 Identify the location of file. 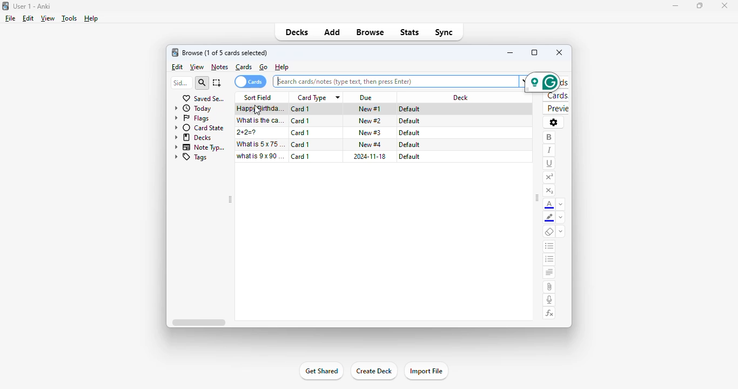
(10, 18).